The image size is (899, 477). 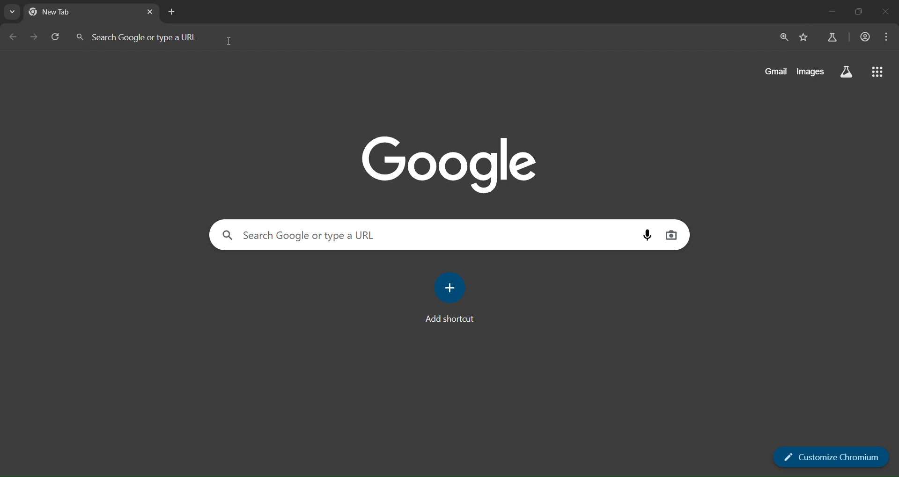 I want to click on image search, so click(x=671, y=236).